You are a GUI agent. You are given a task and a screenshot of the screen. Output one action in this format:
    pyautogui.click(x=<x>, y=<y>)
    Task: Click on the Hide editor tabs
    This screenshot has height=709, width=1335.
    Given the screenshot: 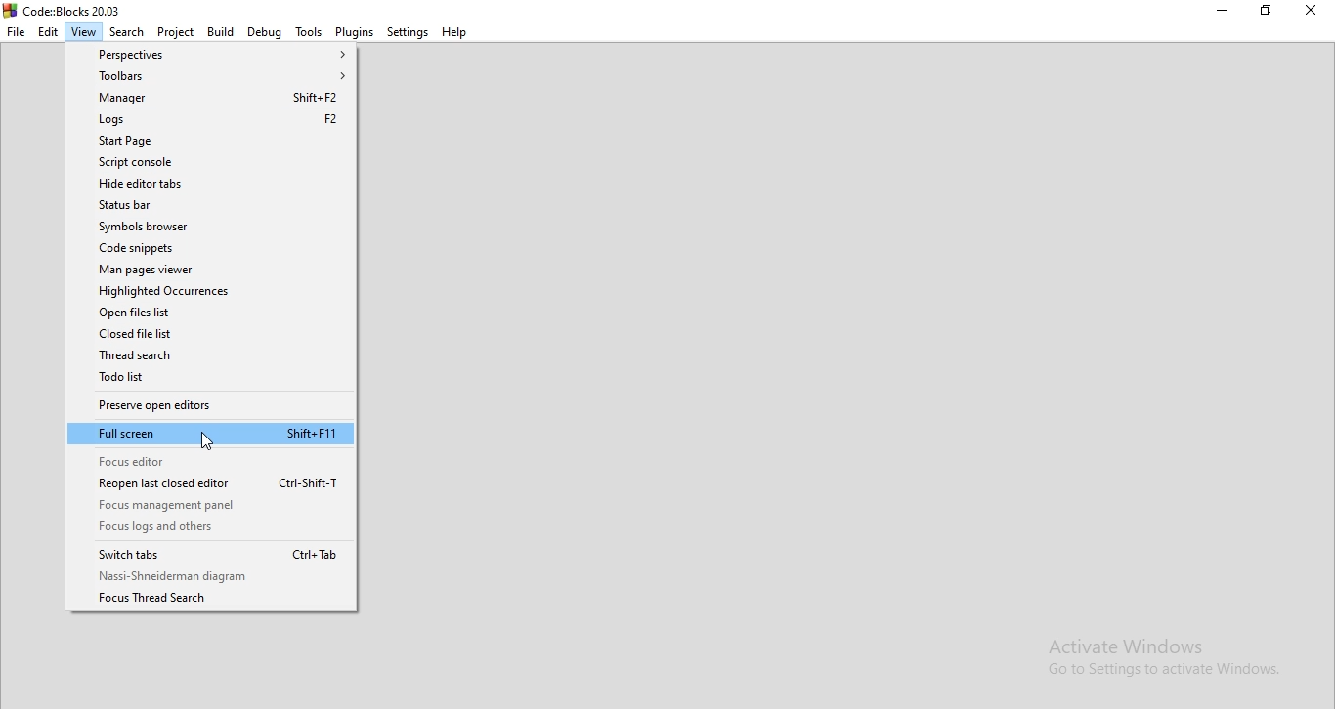 What is the action you would take?
    pyautogui.click(x=209, y=185)
    